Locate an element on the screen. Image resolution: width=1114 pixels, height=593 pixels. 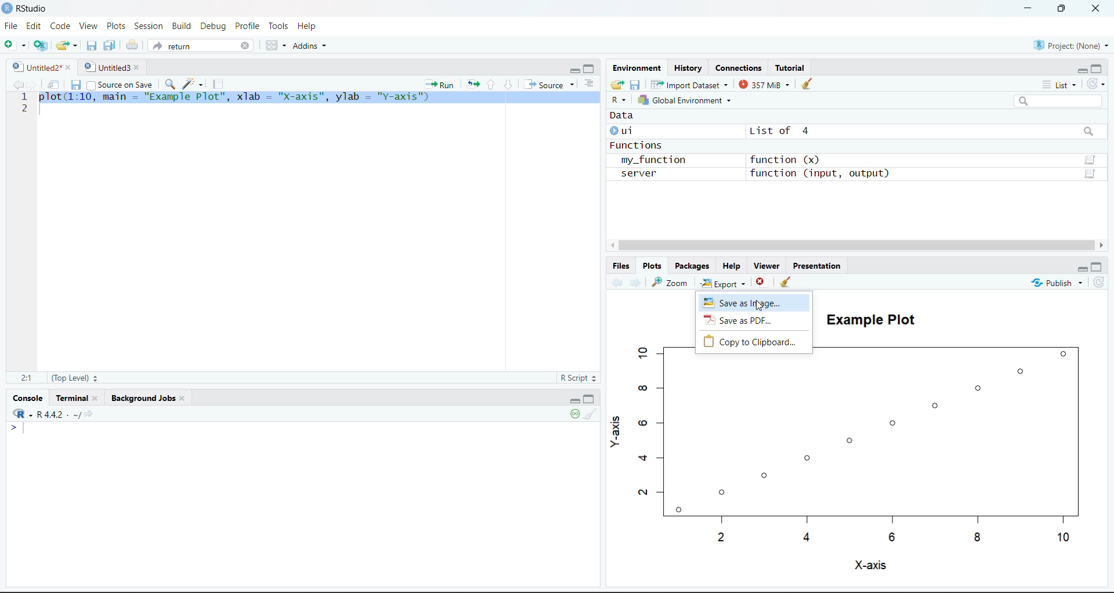
Go forward to the next source location (Ctrl + F10) is located at coordinates (33, 82).